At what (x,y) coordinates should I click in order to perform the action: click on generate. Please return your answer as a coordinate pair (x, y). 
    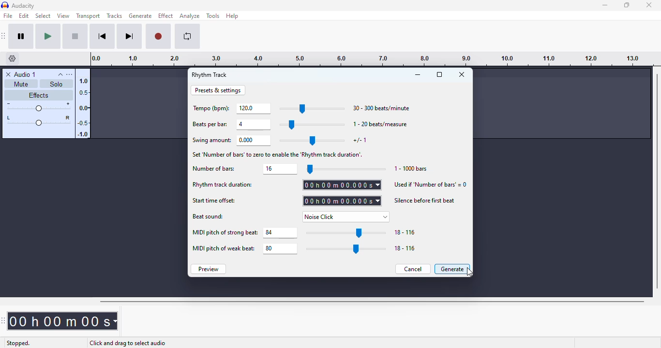
    Looking at the image, I should click on (141, 15).